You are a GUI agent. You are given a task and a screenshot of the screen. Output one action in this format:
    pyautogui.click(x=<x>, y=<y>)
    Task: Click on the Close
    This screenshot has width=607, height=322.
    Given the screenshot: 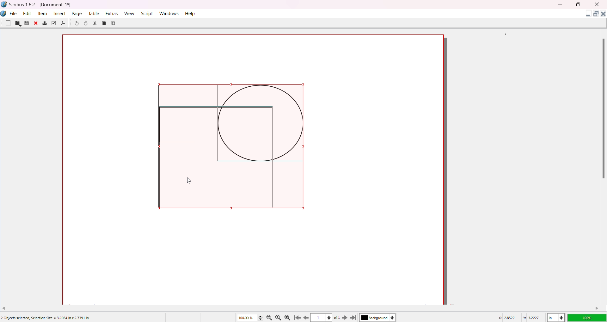 What is the action you would take?
    pyautogui.click(x=36, y=24)
    